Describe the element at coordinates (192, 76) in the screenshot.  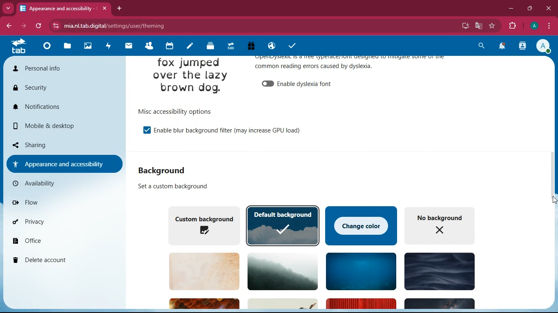
I see `image` at that location.